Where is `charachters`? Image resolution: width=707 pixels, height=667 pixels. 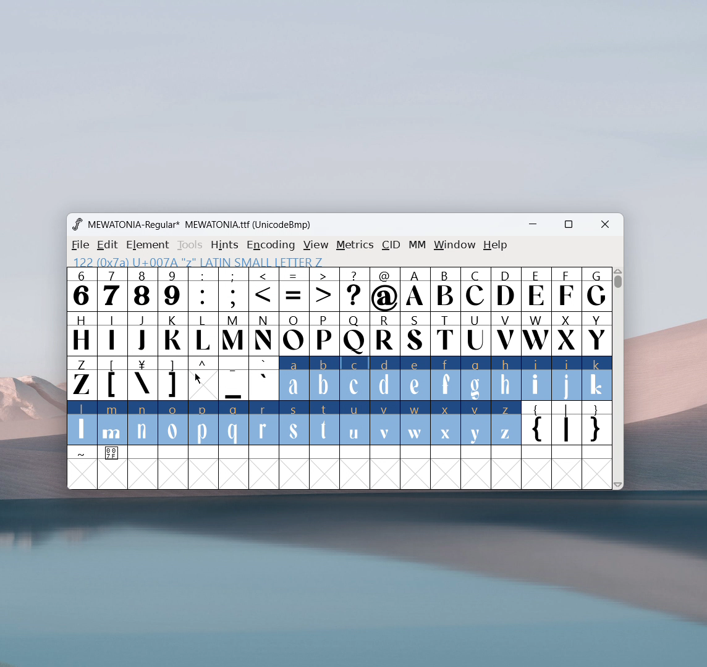
charachters is located at coordinates (203, 334).